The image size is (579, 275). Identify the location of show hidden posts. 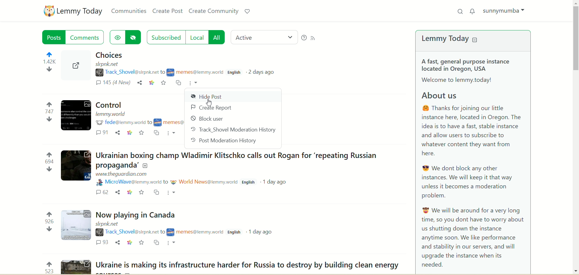
(116, 38).